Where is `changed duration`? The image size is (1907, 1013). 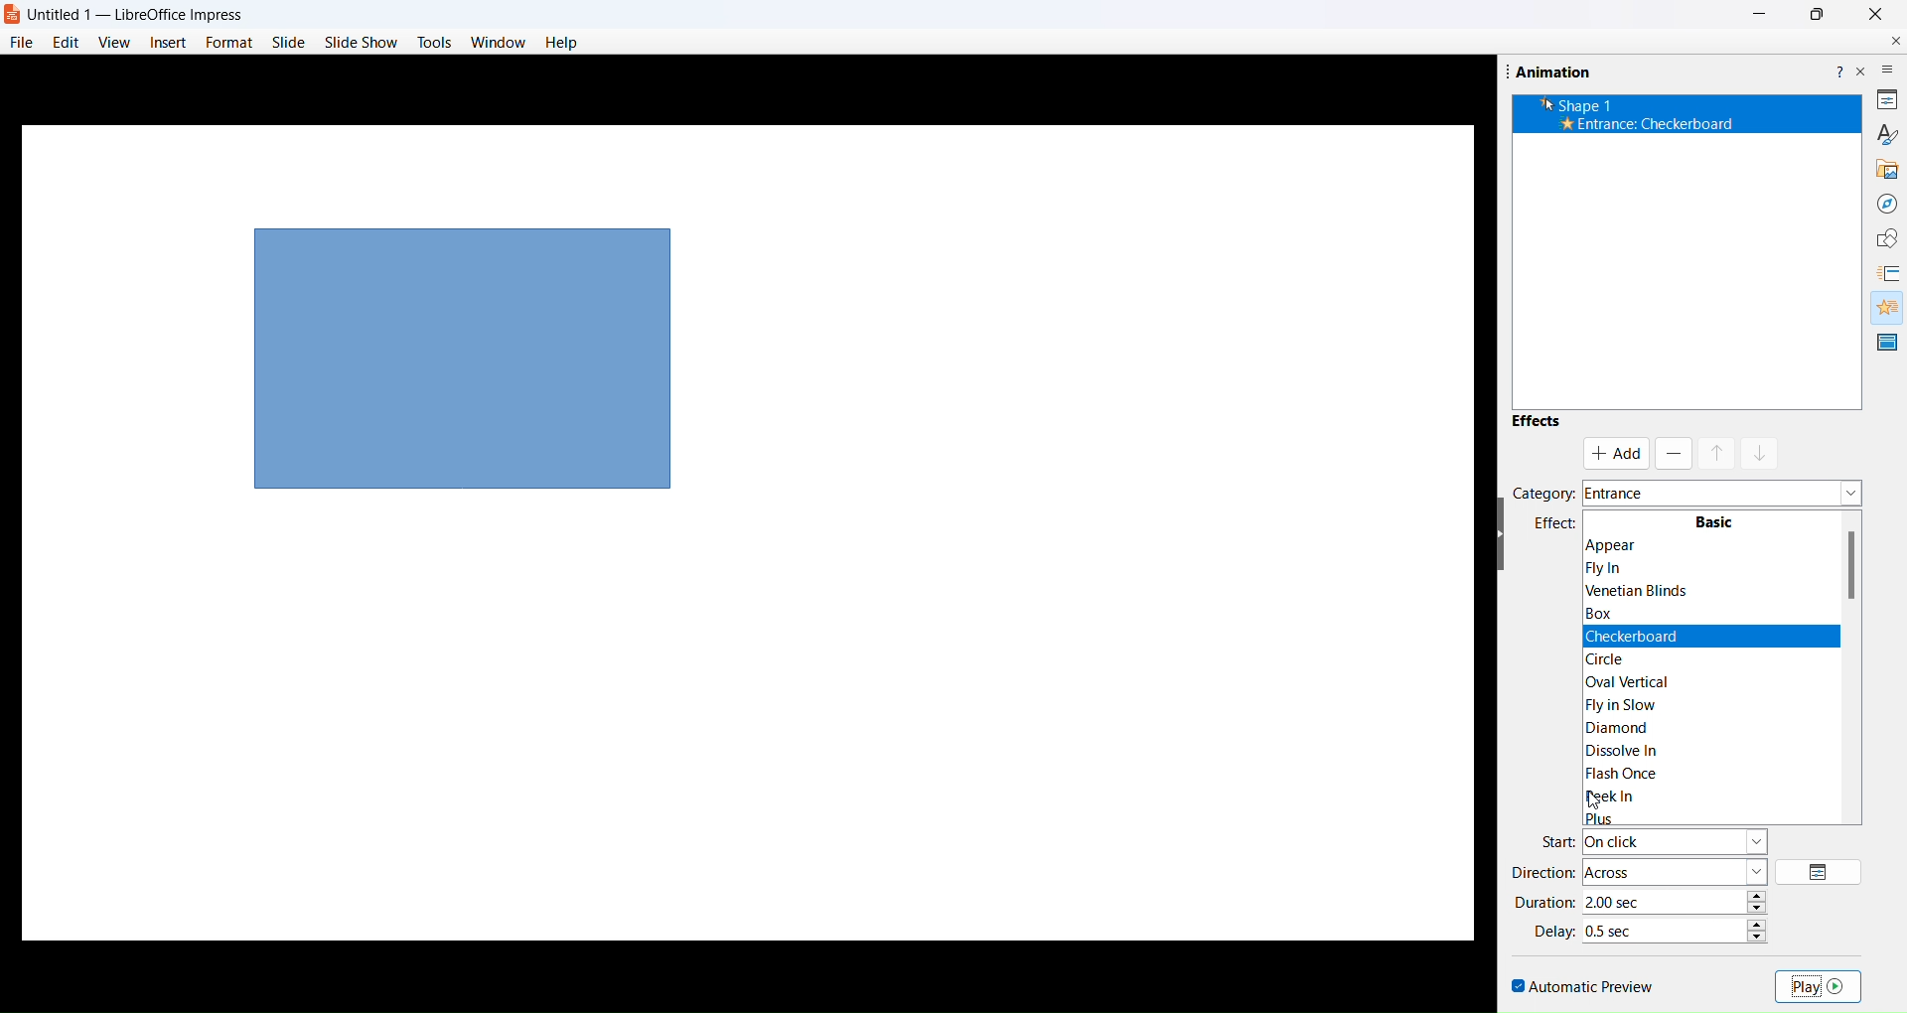 changed duration is located at coordinates (1657, 900).